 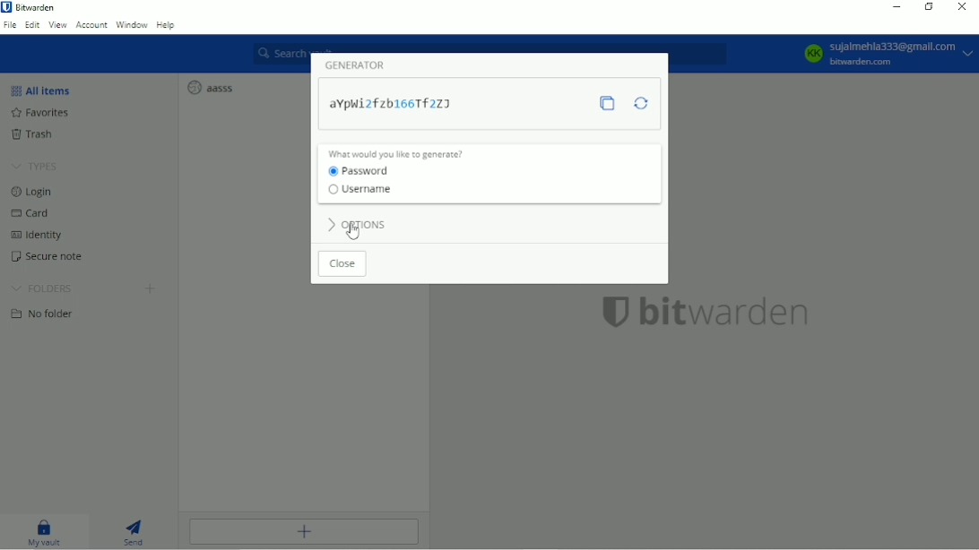 What do you see at coordinates (57, 26) in the screenshot?
I see `View` at bounding box center [57, 26].